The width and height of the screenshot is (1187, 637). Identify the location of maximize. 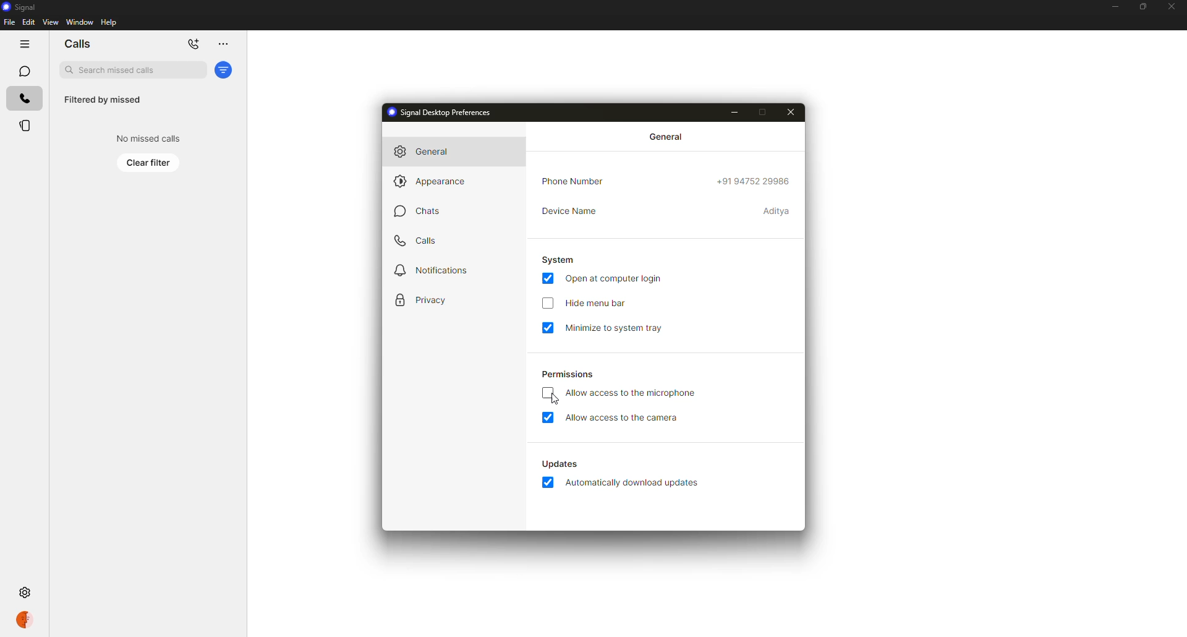
(1141, 7).